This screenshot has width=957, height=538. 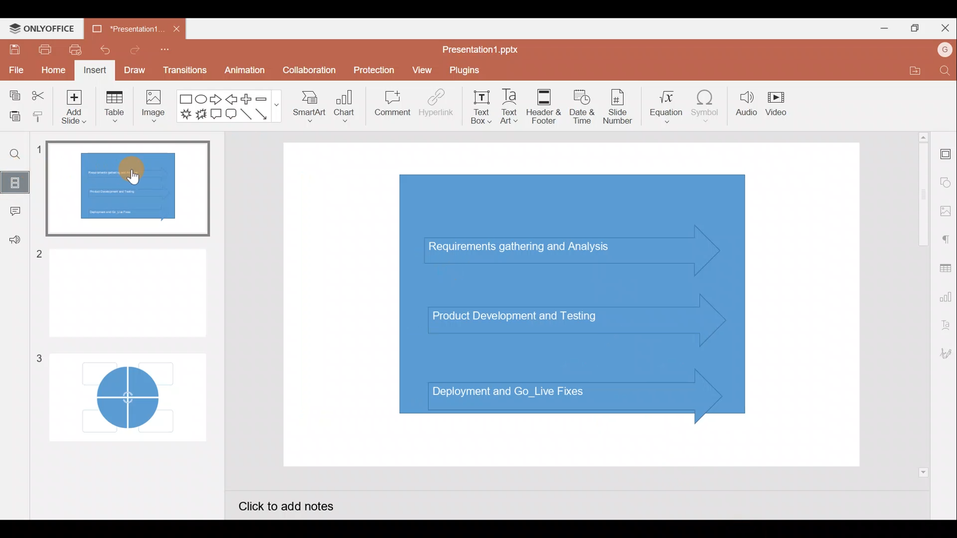 What do you see at coordinates (185, 113) in the screenshot?
I see `Explosion 1` at bounding box center [185, 113].